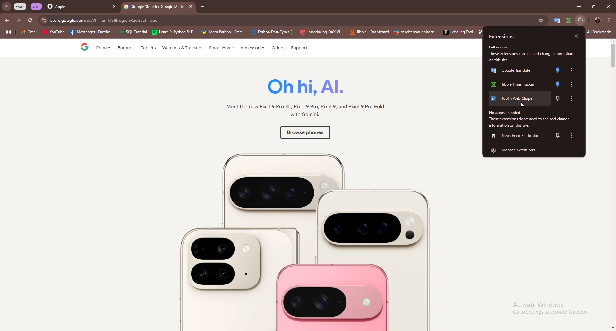 The height and width of the screenshot is (331, 616). Describe the element at coordinates (568, 20) in the screenshot. I see `jibble ` at that location.